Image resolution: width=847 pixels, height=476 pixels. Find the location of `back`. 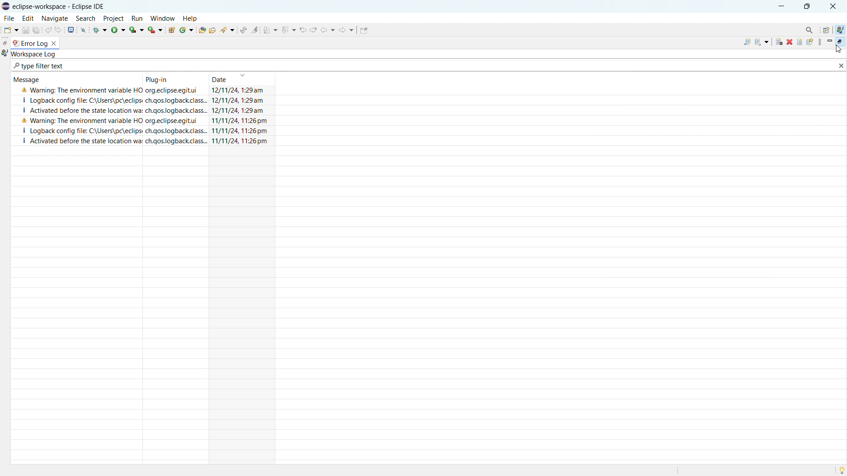

back is located at coordinates (328, 30).